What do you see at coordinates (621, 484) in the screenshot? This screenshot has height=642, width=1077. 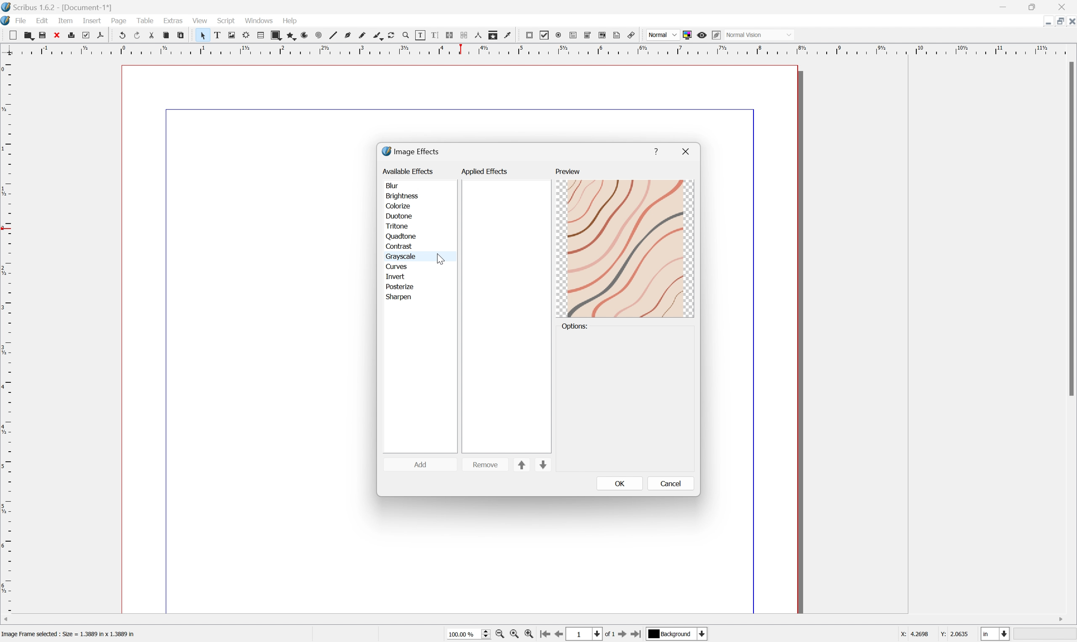 I see `OK` at bounding box center [621, 484].